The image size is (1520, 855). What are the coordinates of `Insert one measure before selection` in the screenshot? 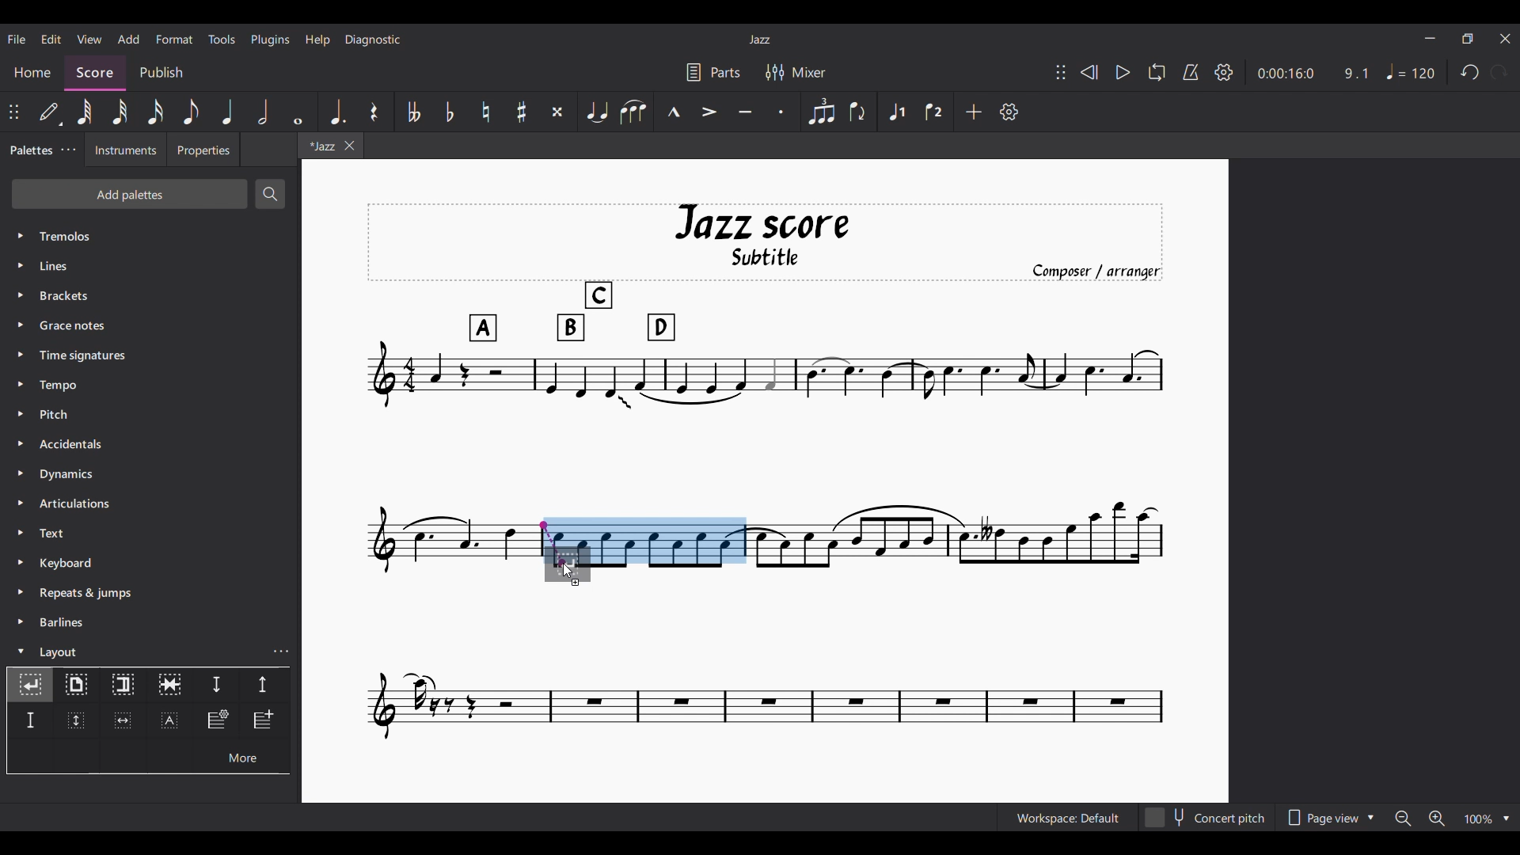 It's located at (265, 721).